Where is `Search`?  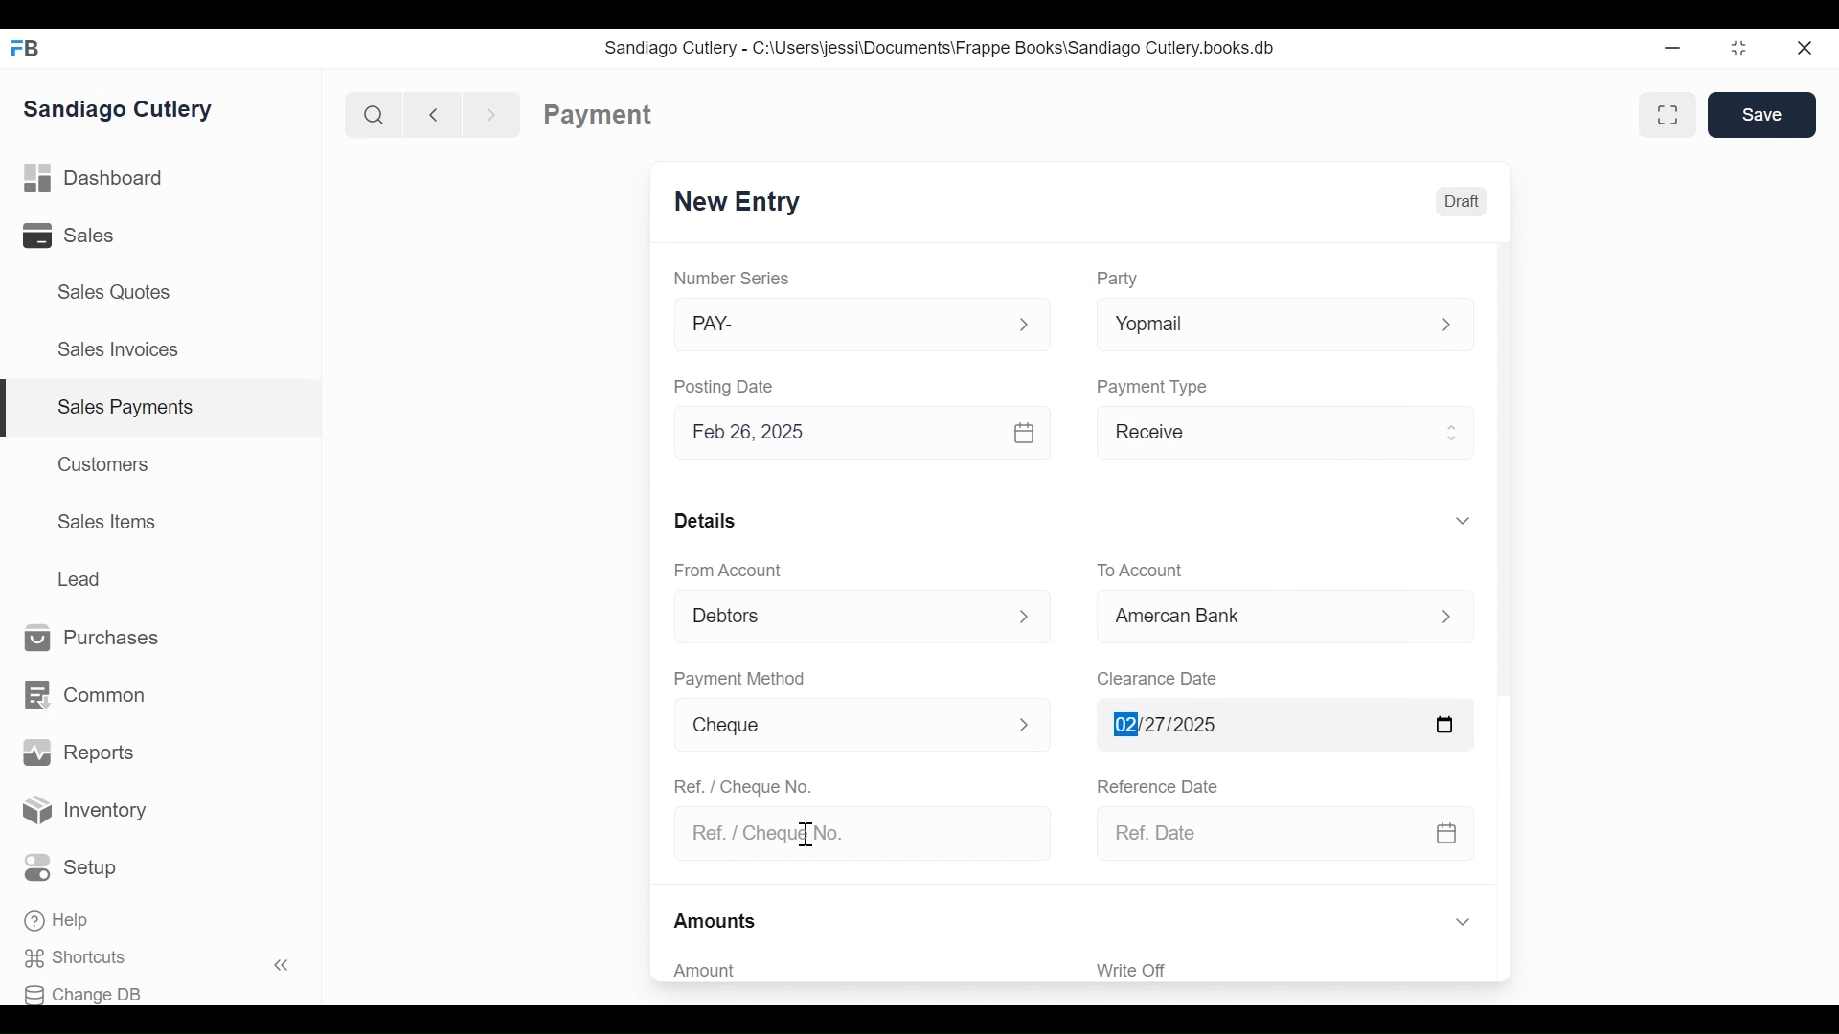
Search is located at coordinates (370, 114).